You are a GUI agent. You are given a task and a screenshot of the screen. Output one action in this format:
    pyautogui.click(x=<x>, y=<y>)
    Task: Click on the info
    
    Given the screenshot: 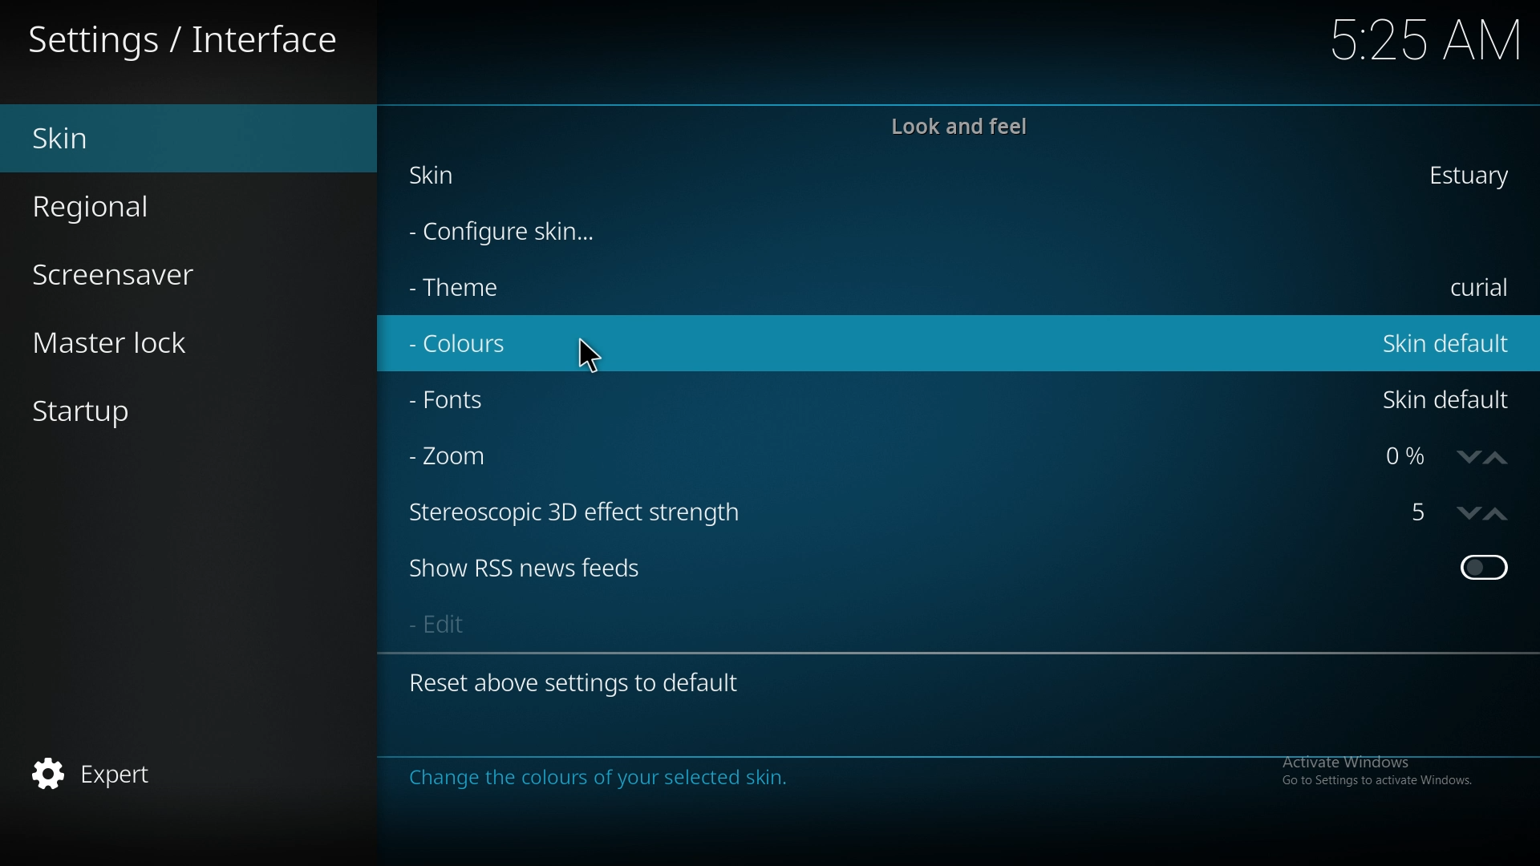 What is the action you would take?
    pyautogui.click(x=660, y=774)
    